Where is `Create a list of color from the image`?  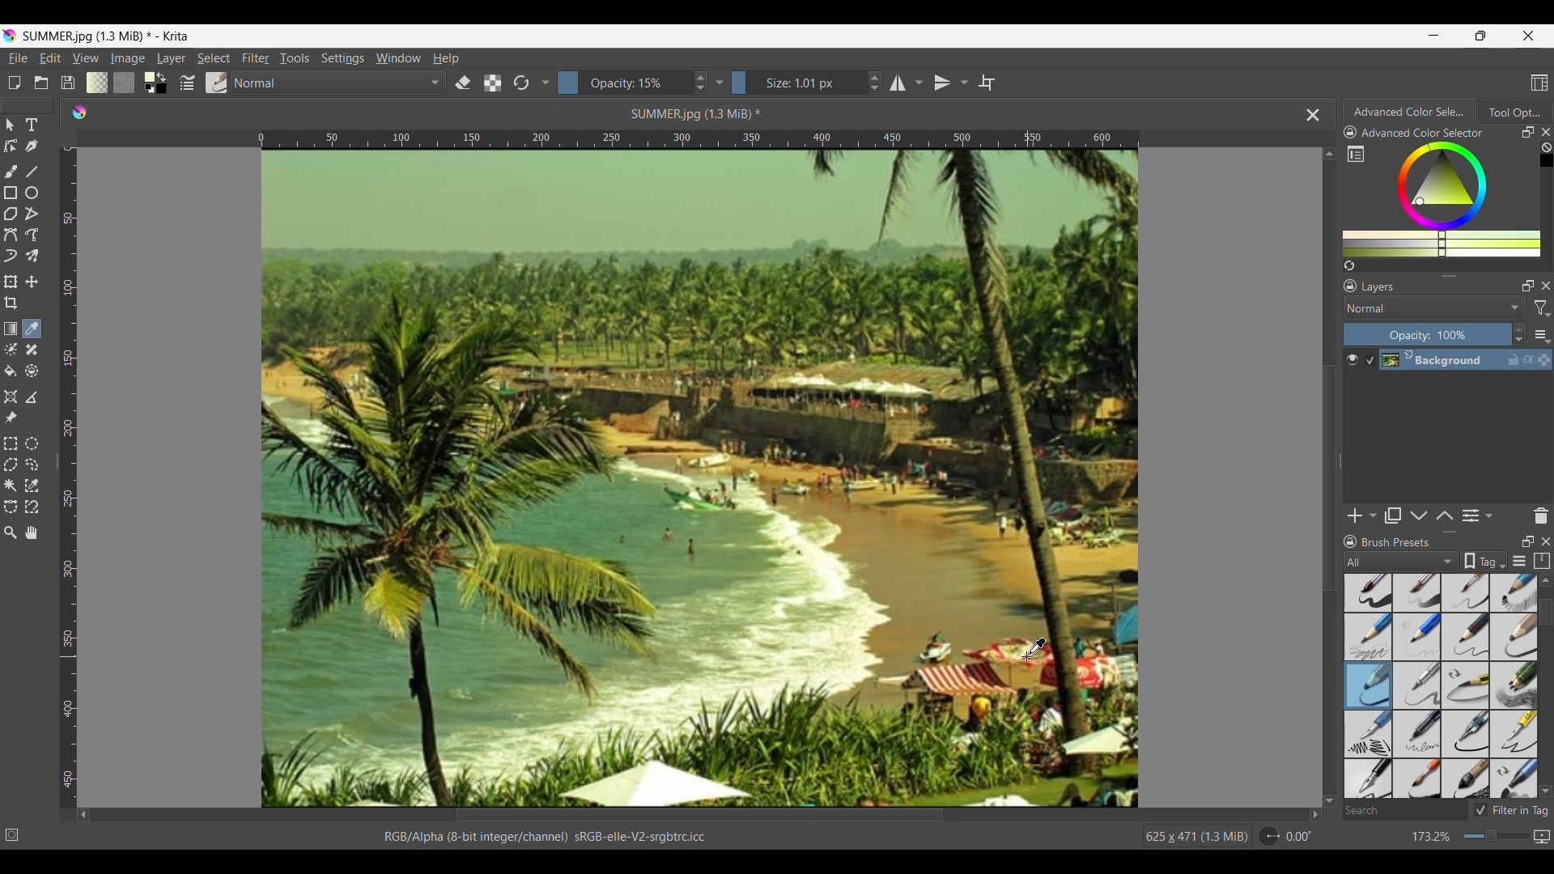
Create a list of color from the image is located at coordinates (1350, 265).